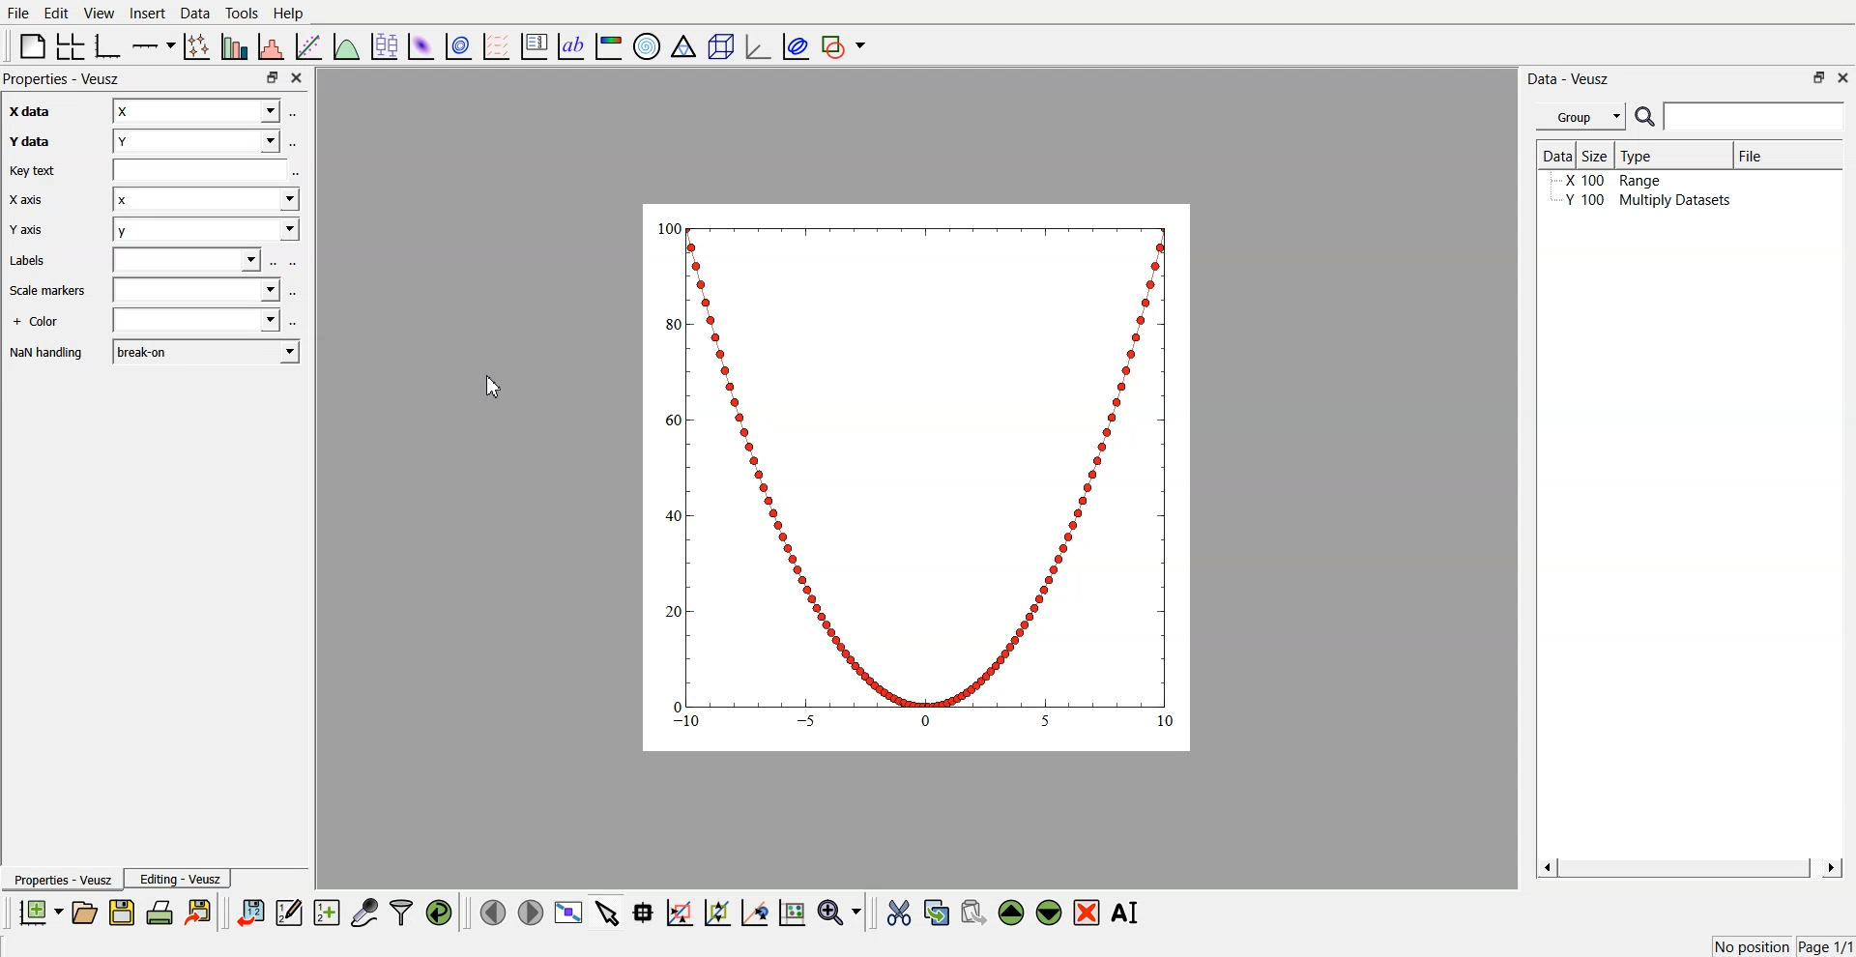 Image resolution: width=1856 pixels, height=957 pixels. Describe the element at coordinates (1570, 79) in the screenshot. I see `Data - Veusz` at that location.